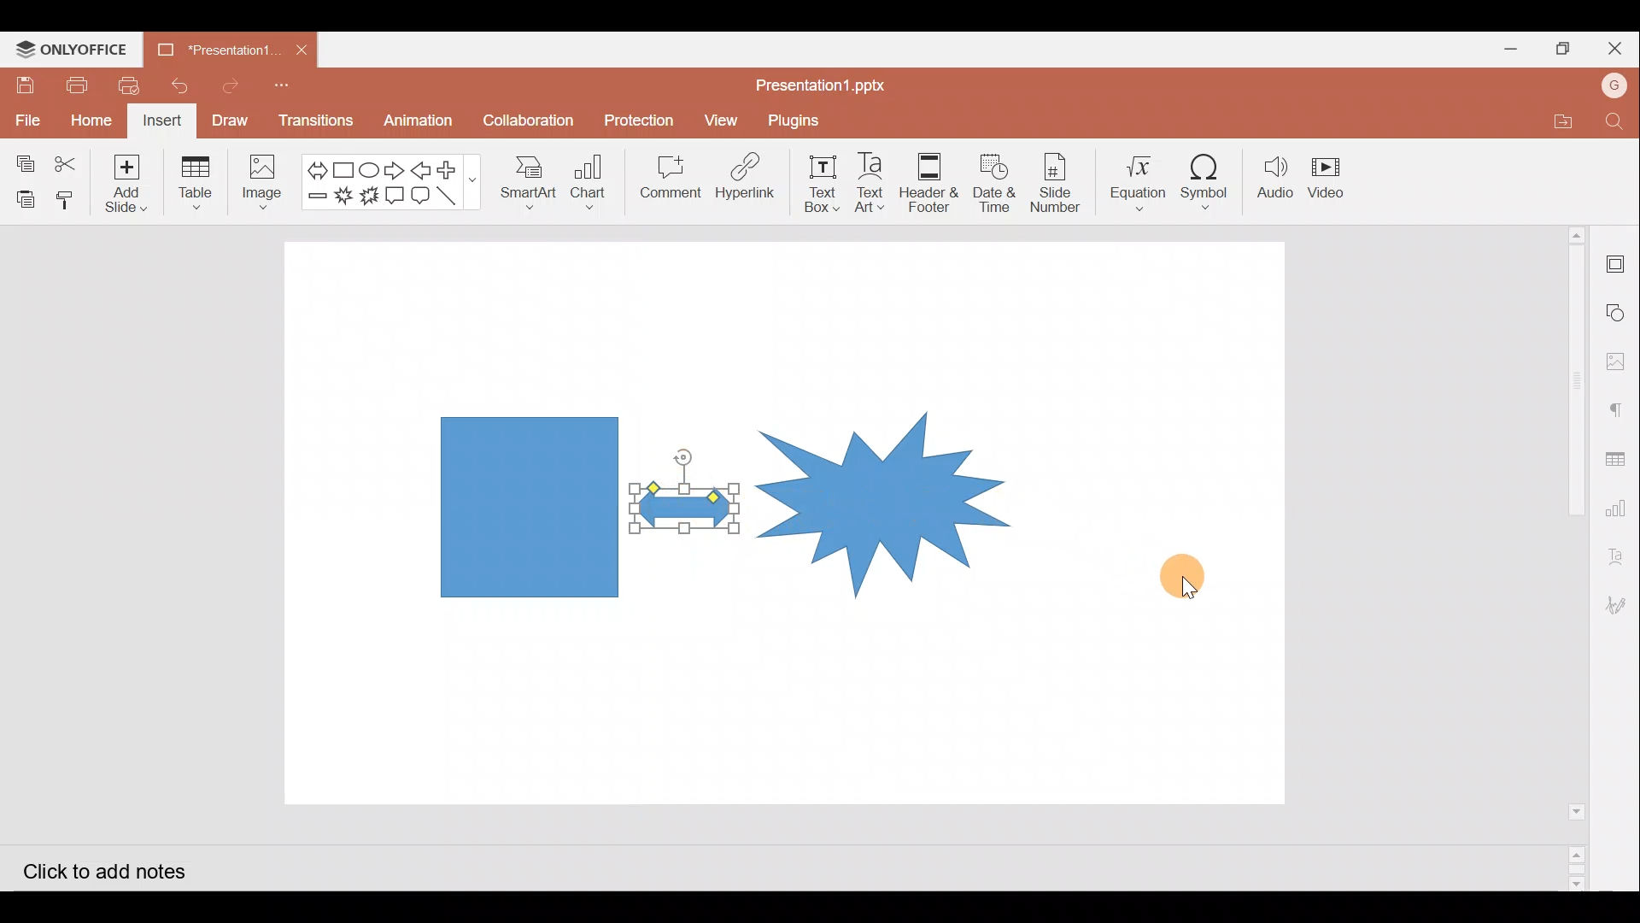 The height and width of the screenshot is (923, 1640). I want to click on File, so click(26, 117).